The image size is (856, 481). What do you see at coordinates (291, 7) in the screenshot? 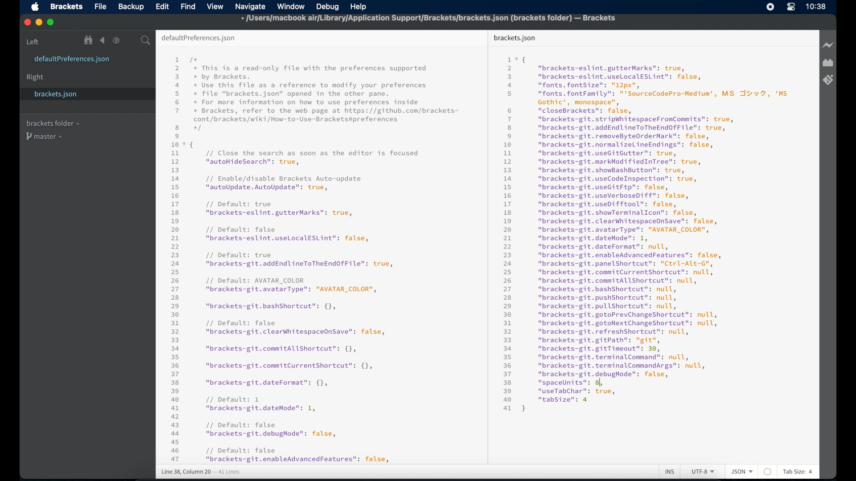
I see `window` at bounding box center [291, 7].